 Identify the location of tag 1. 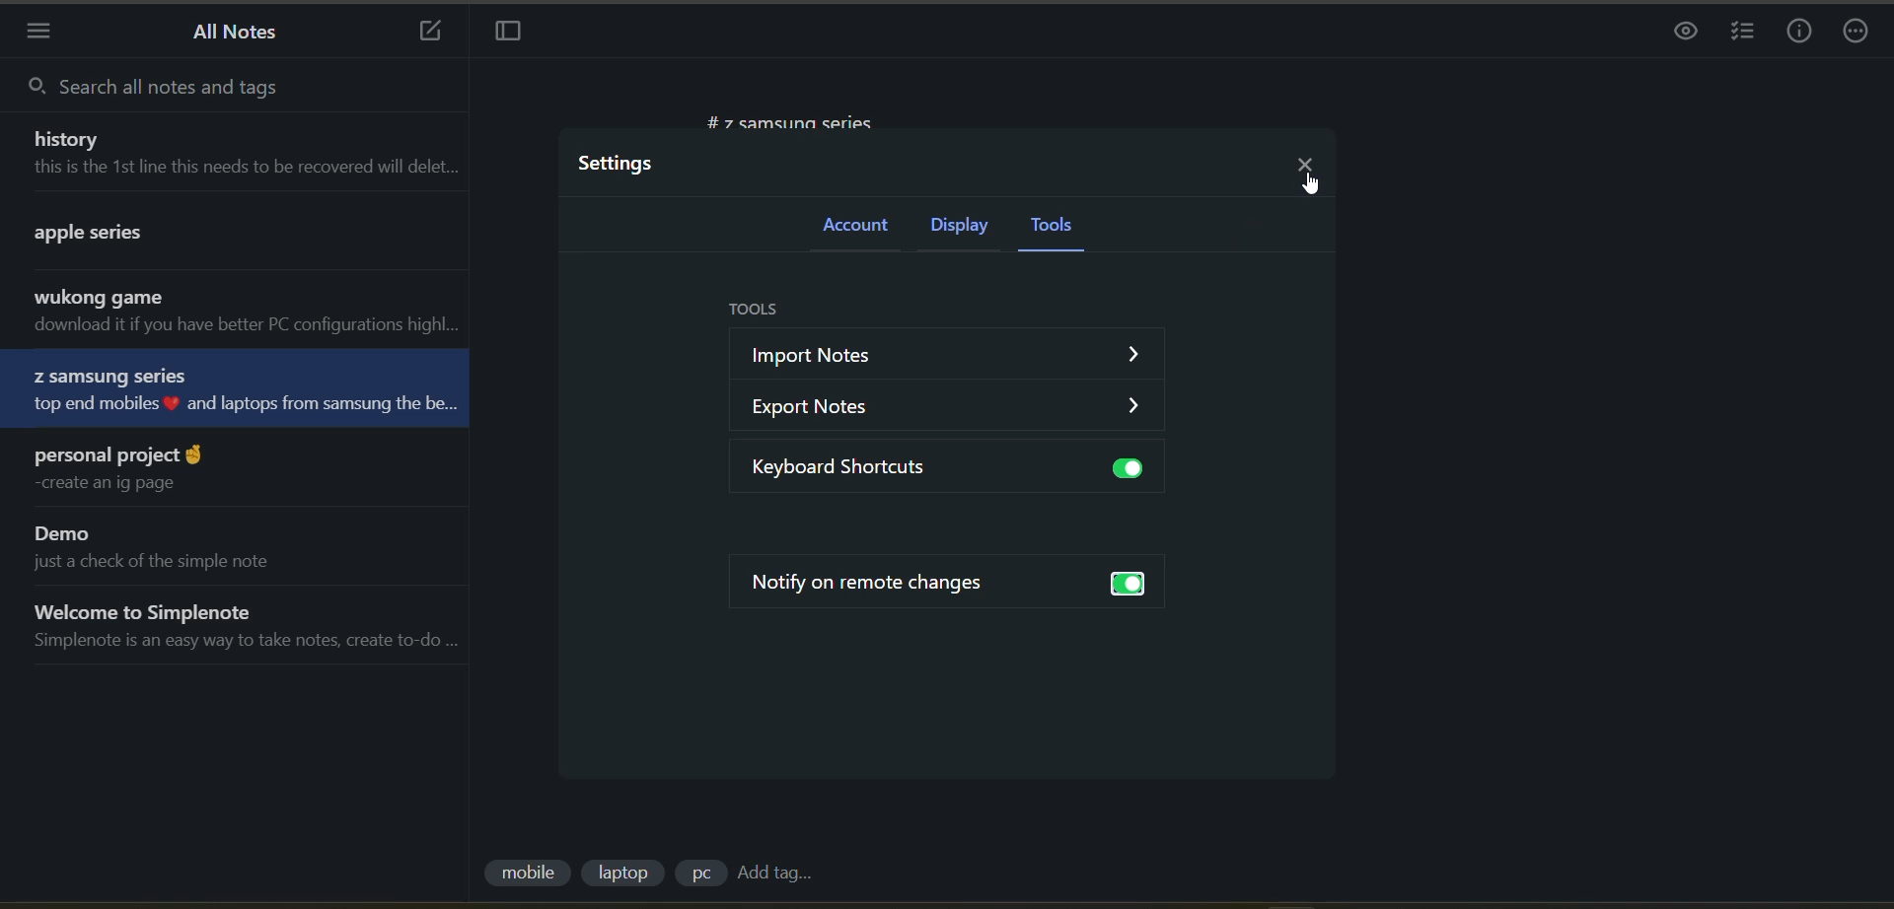
(526, 875).